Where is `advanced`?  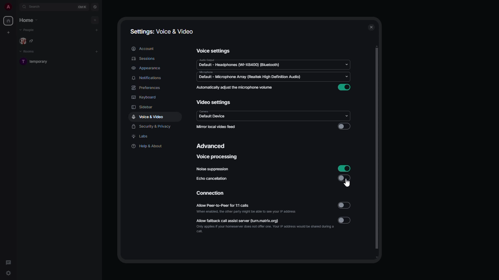 advanced is located at coordinates (213, 145).